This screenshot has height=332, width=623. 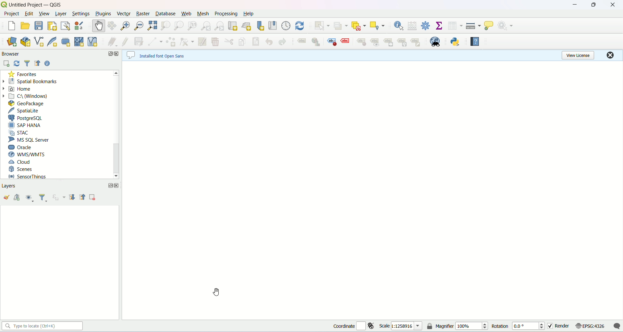 What do you see at coordinates (38, 25) in the screenshot?
I see `save project` at bounding box center [38, 25].